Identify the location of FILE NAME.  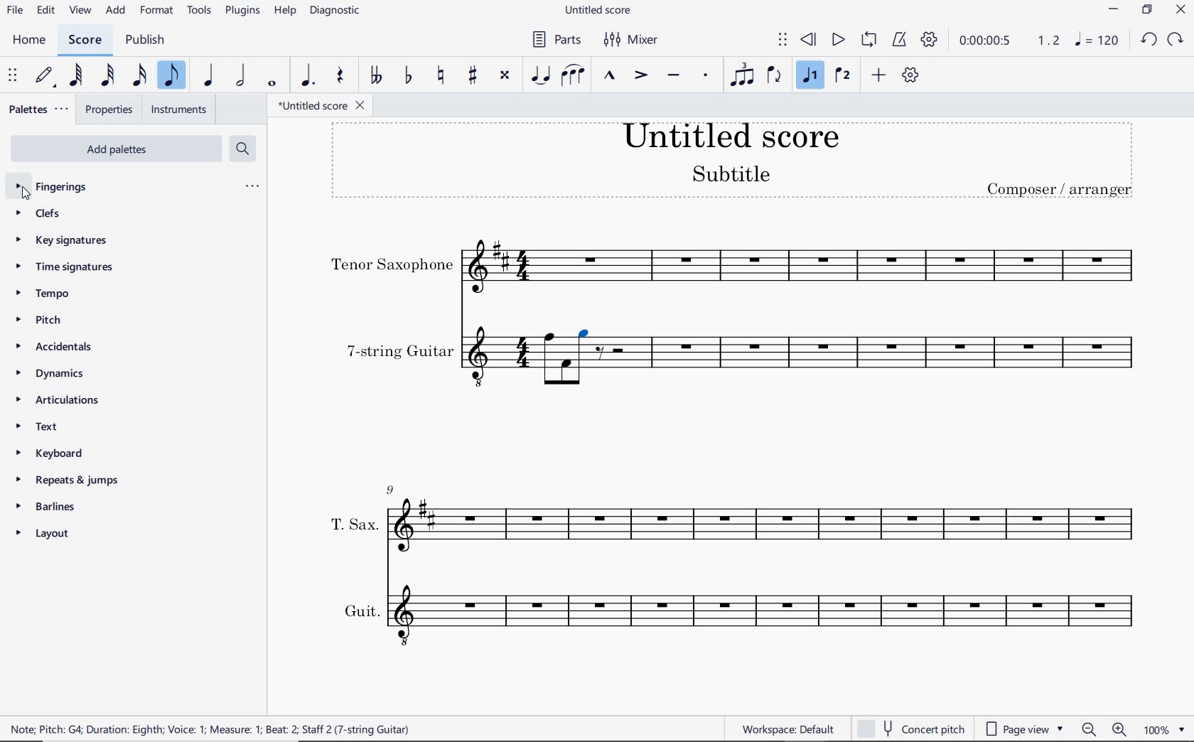
(599, 11).